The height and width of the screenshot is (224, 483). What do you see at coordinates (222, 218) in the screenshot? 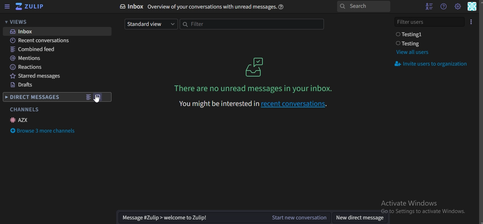
I see `start new conversation` at bounding box center [222, 218].